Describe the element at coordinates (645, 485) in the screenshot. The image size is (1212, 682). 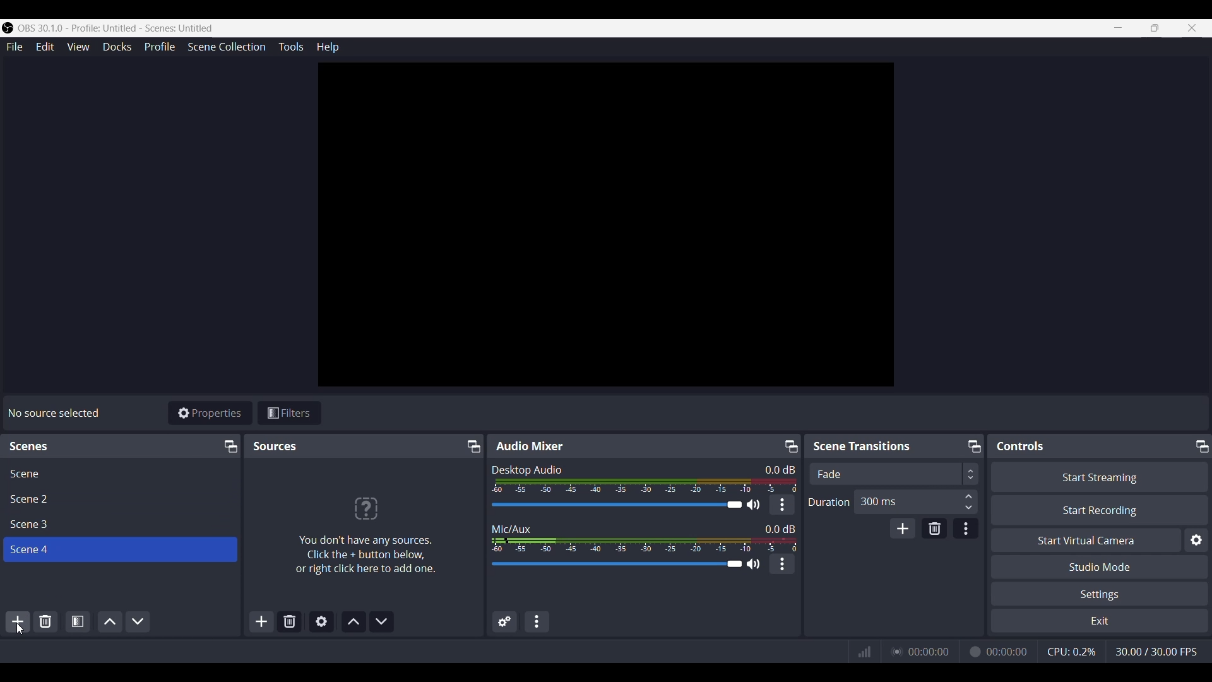
I see `Volume Indicator` at that location.